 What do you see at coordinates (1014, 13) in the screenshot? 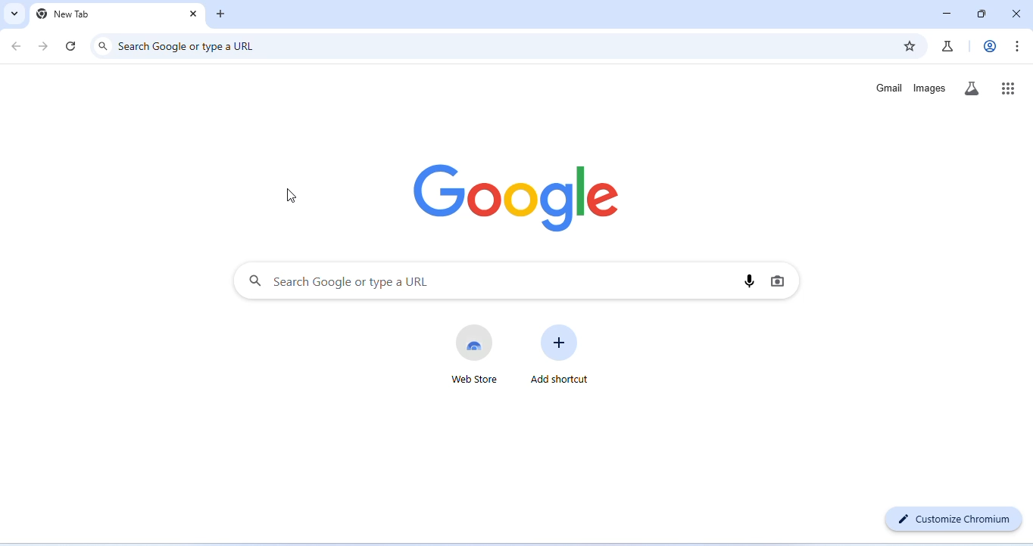
I see `close` at bounding box center [1014, 13].